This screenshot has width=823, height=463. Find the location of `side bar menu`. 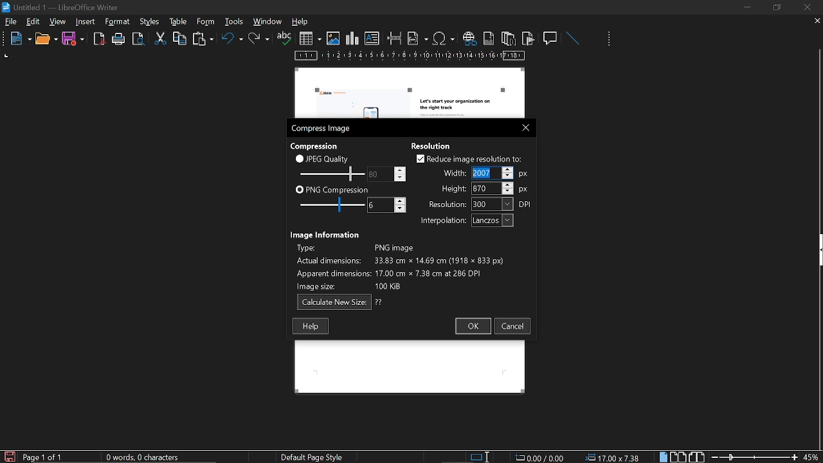

side bar menu is located at coordinates (818, 250).